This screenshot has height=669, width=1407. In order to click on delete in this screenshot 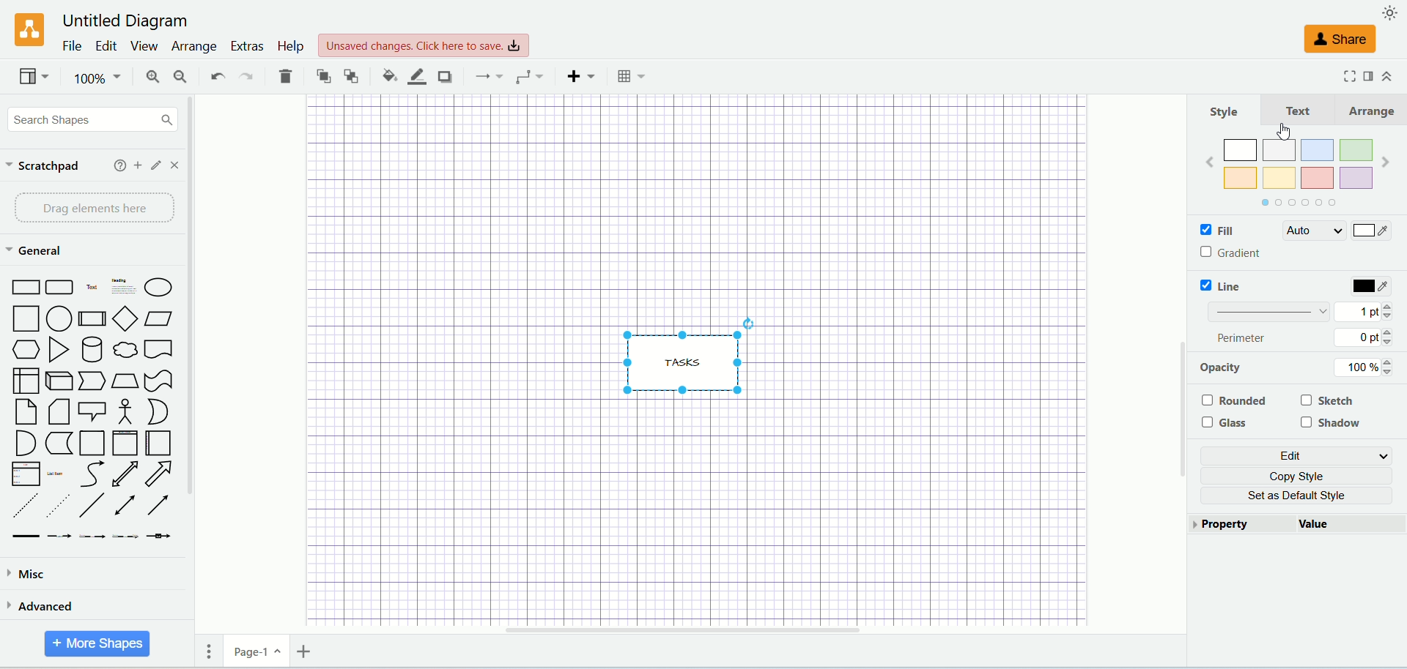, I will do `click(285, 75)`.